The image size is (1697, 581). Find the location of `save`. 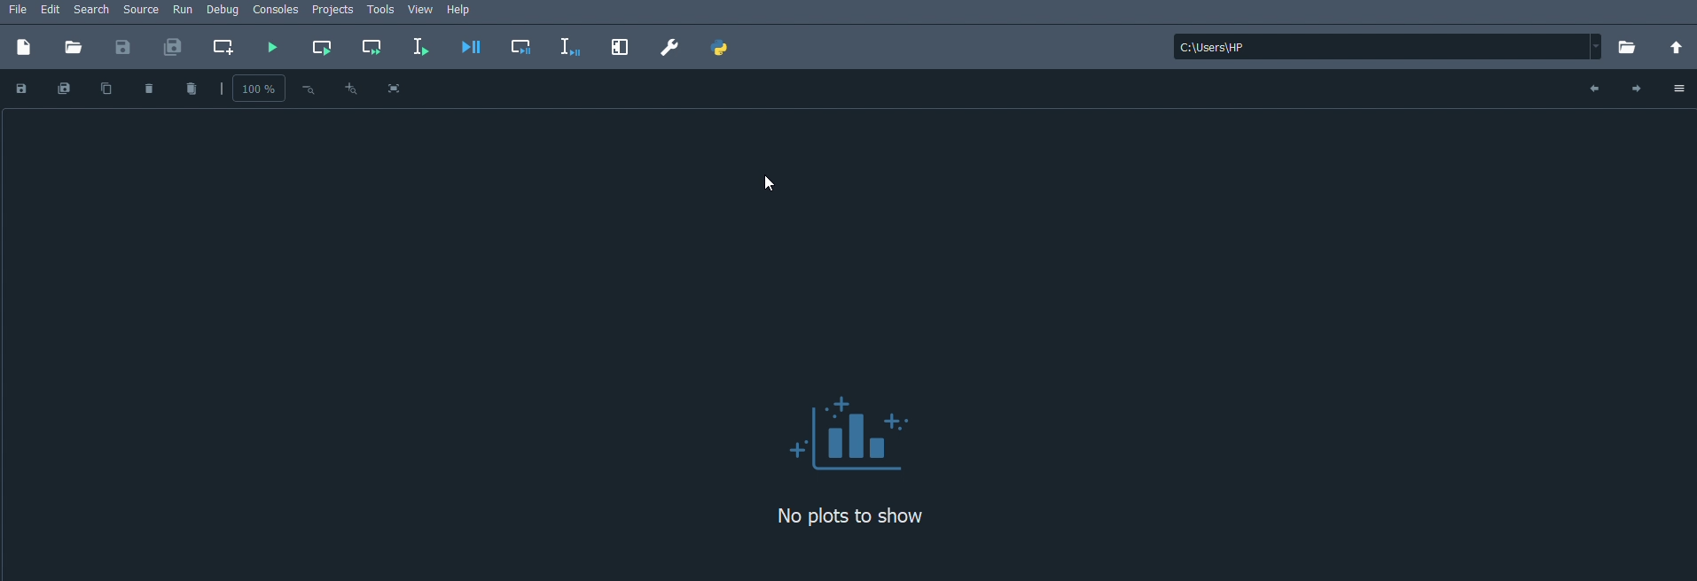

save is located at coordinates (22, 89).